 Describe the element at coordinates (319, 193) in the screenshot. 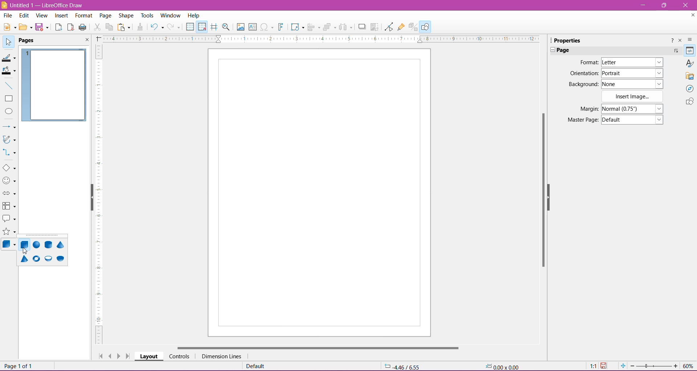

I see `Page` at that location.